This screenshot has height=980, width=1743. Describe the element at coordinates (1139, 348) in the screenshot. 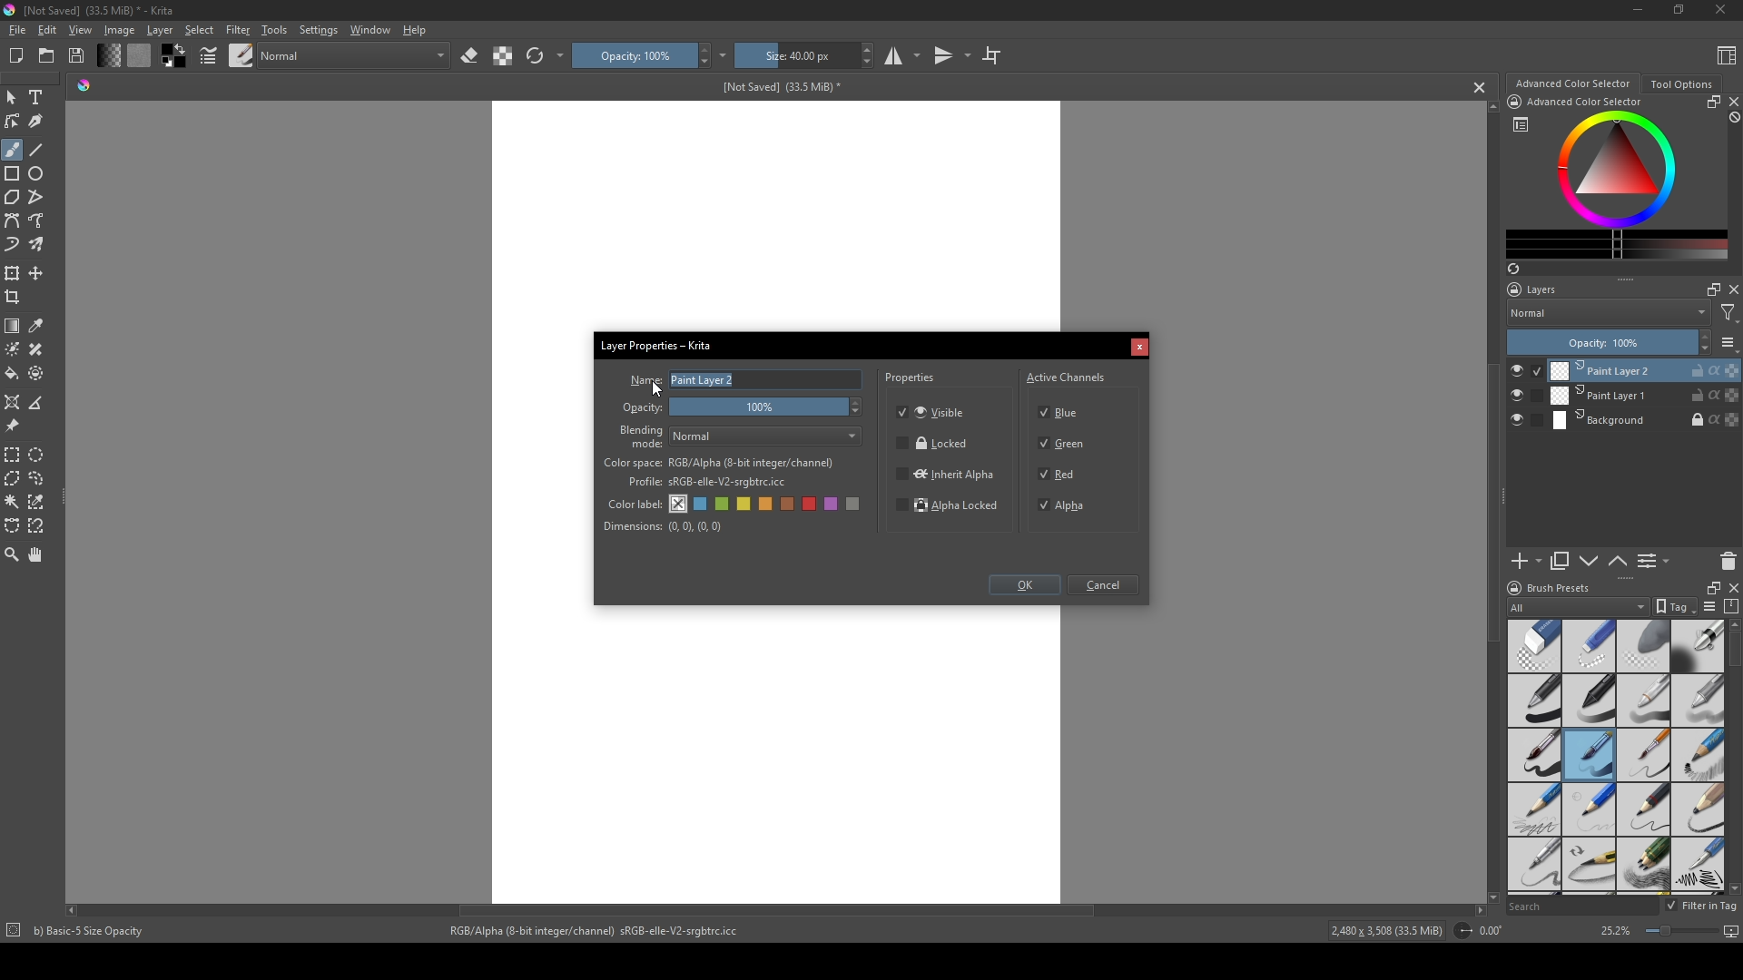

I see `Cancel` at that location.